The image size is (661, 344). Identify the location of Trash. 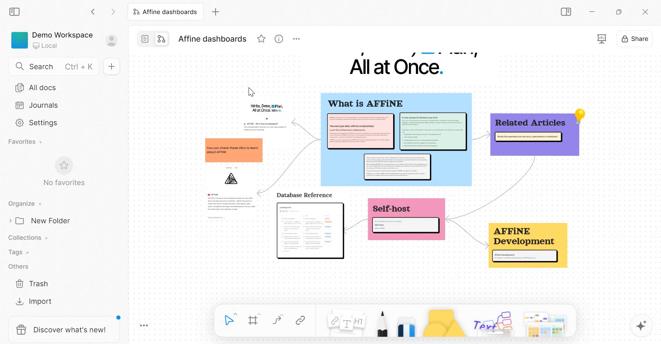
(32, 282).